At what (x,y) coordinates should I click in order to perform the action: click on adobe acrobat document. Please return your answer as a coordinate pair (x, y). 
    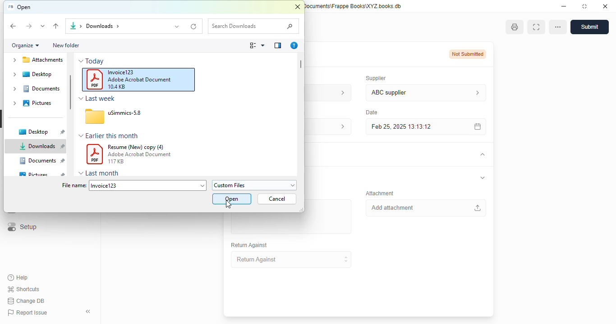
    Looking at the image, I should click on (140, 154).